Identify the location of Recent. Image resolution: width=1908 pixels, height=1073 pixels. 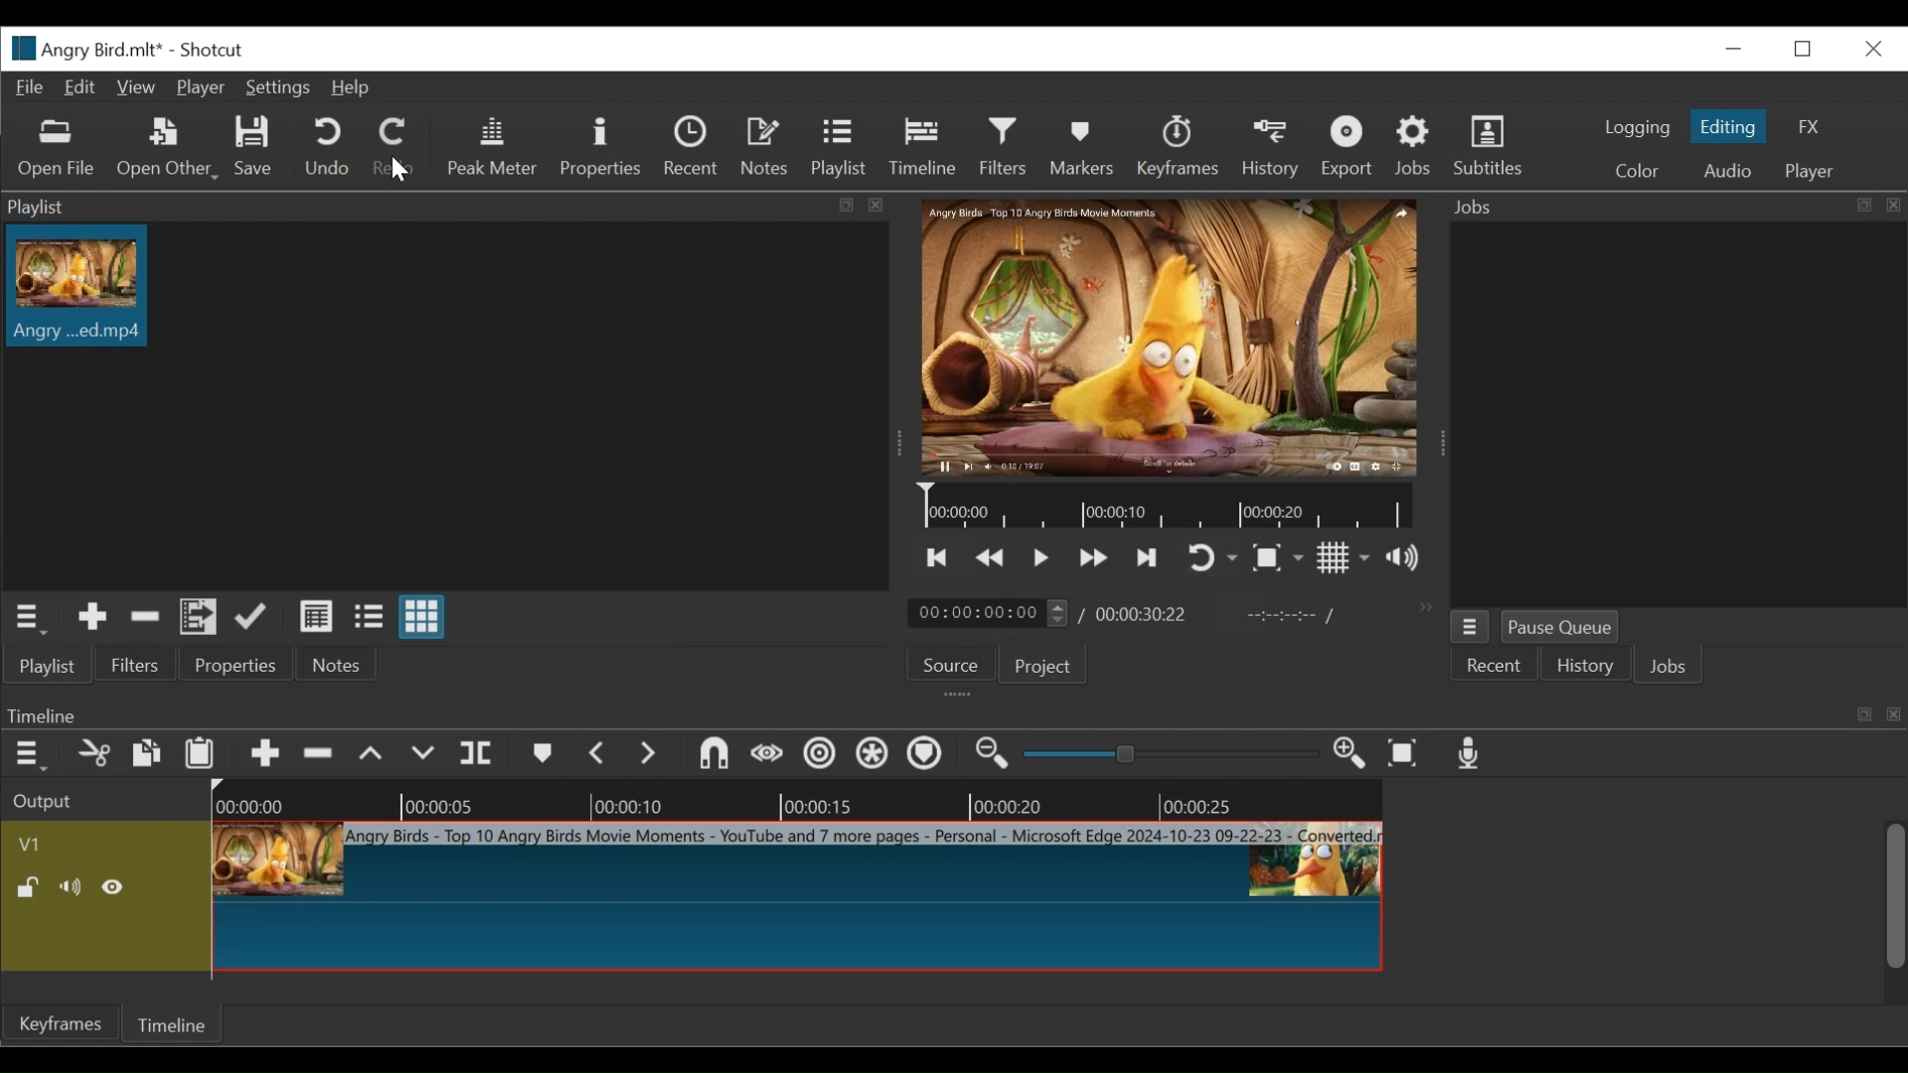
(1495, 666).